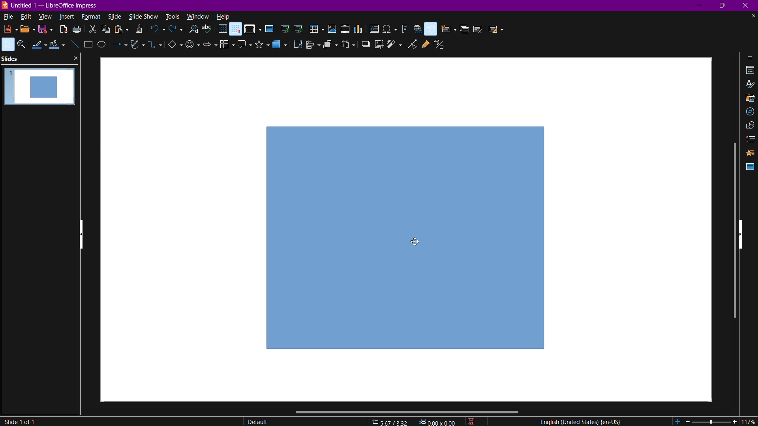 This screenshot has height=426, width=758. What do you see at coordinates (732, 228) in the screenshot?
I see `Scrollbar` at bounding box center [732, 228].